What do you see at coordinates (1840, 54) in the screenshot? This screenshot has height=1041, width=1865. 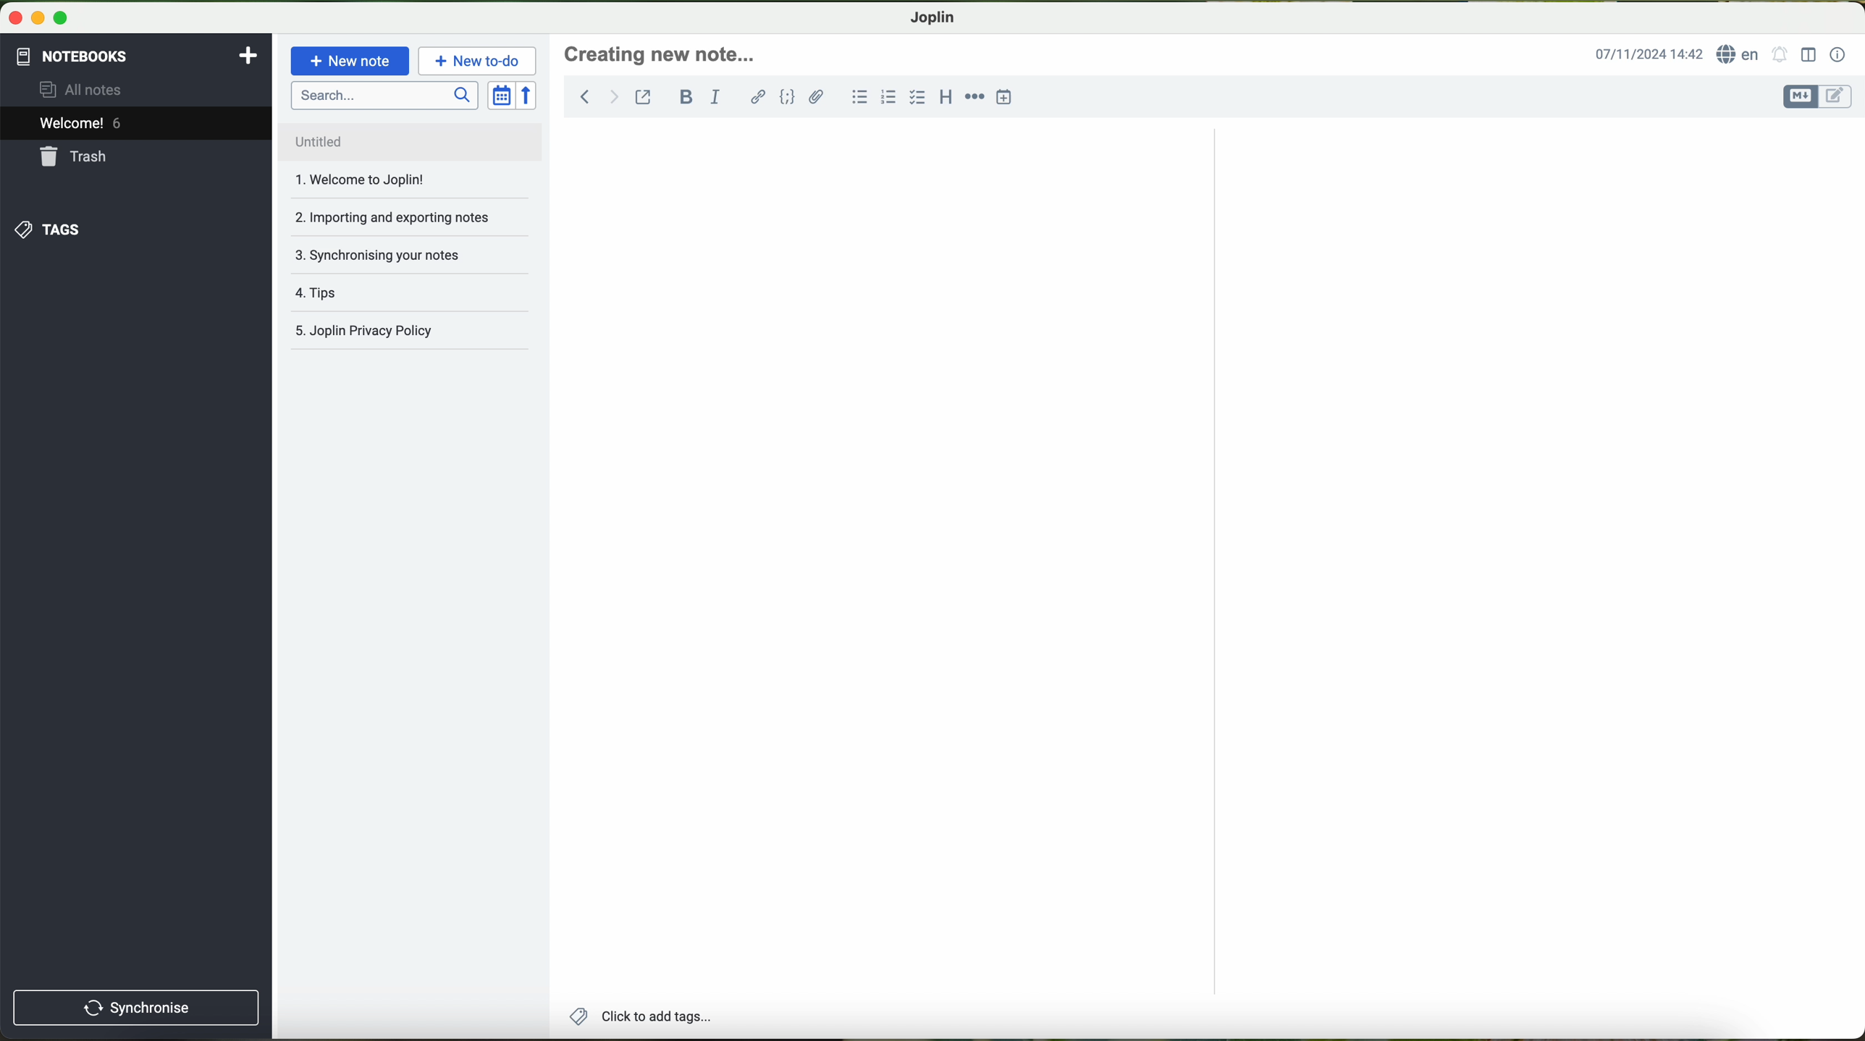 I see `note properties` at bounding box center [1840, 54].